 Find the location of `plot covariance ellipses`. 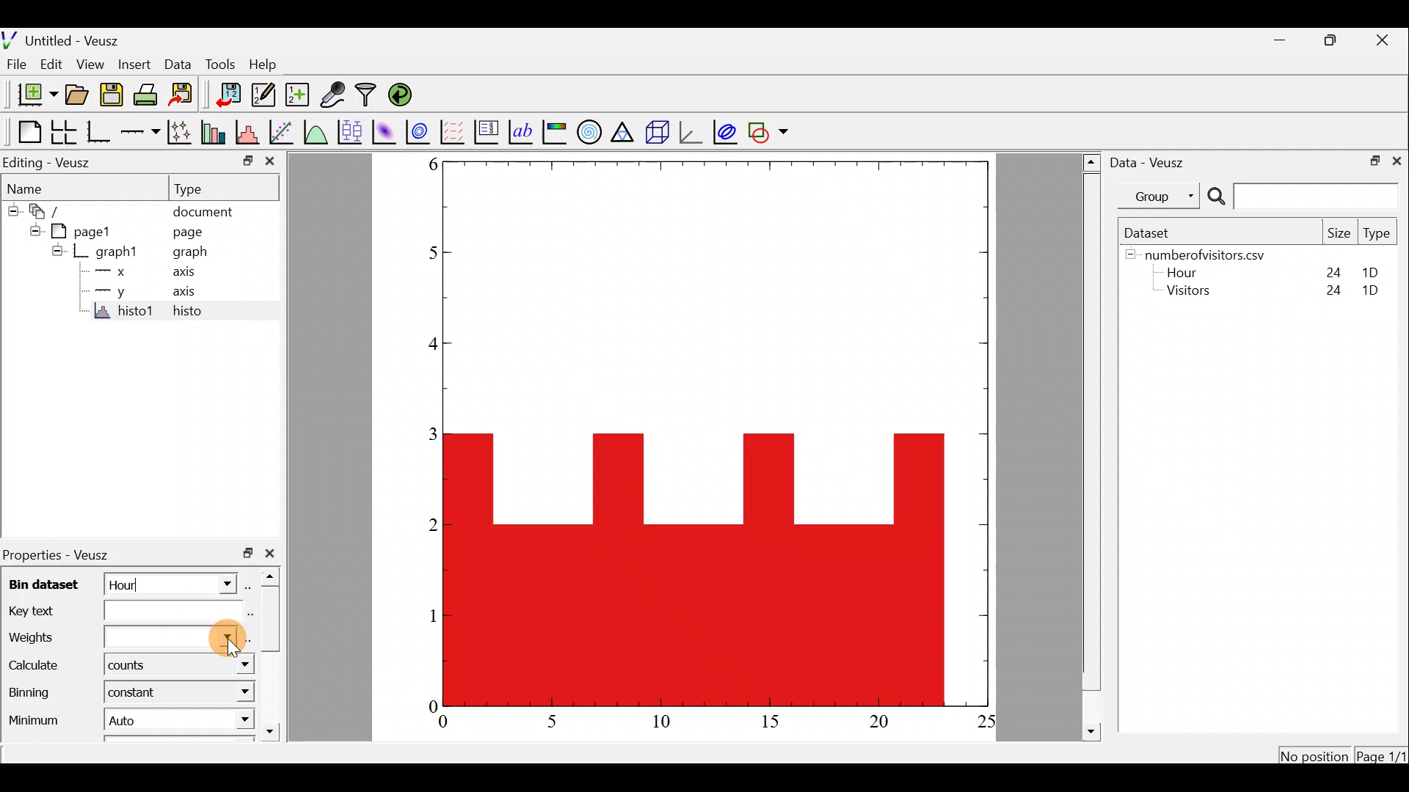

plot covariance ellipses is located at coordinates (723, 134).